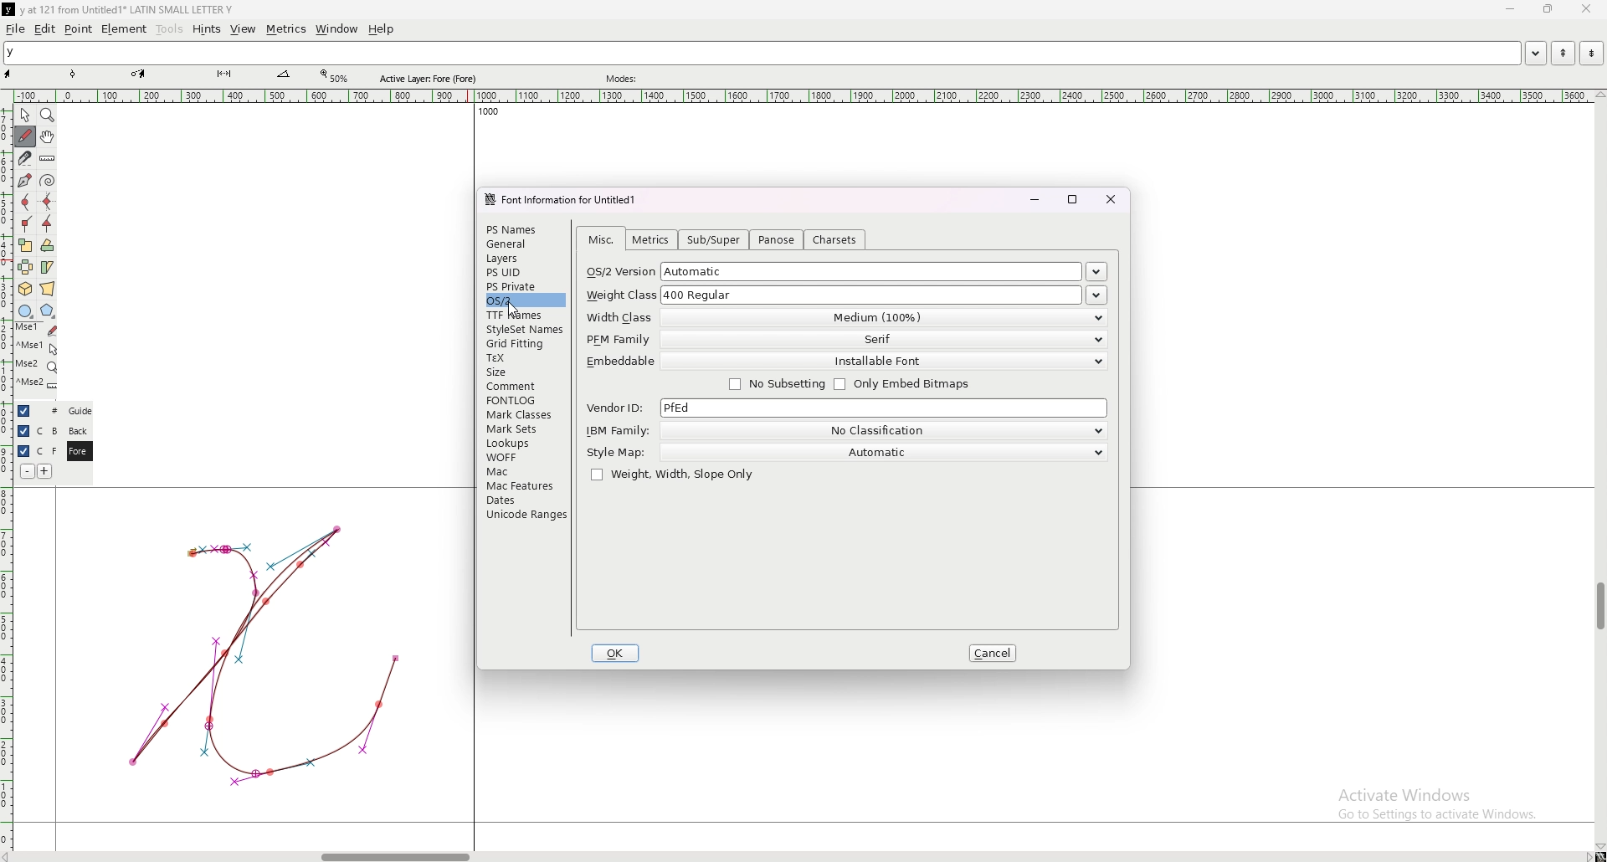  What do you see at coordinates (1535, 53) in the screenshot?
I see `open word list` at bounding box center [1535, 53].